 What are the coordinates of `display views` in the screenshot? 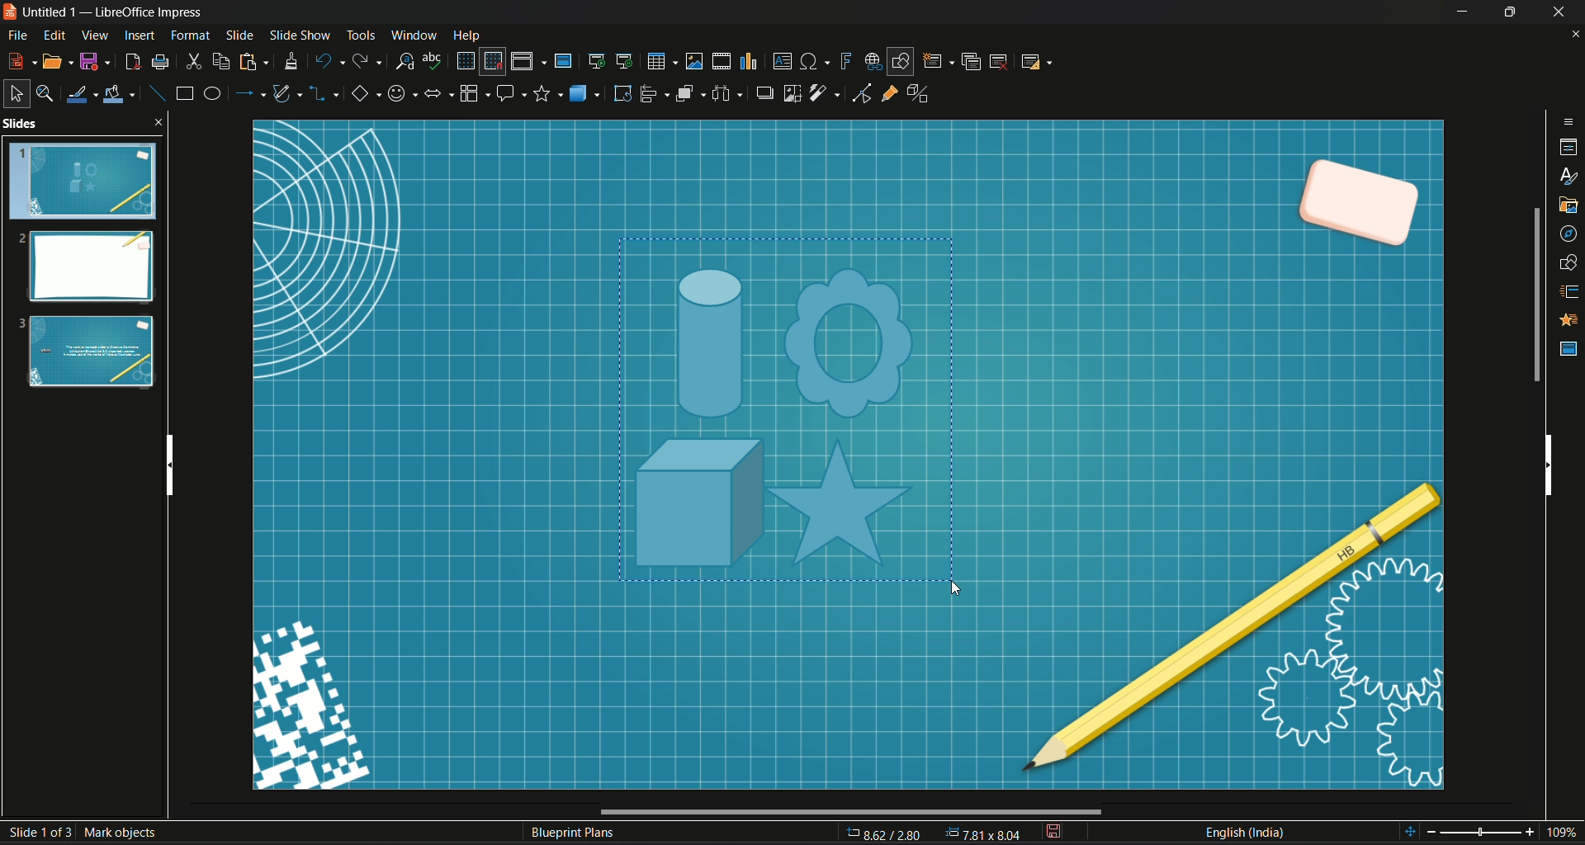 It's located at (528, 61).